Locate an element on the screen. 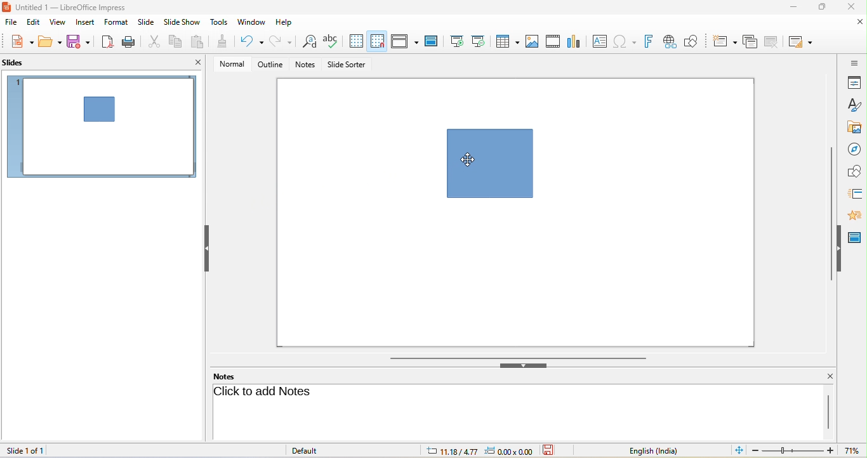  window is located at coordinates (251, 22).